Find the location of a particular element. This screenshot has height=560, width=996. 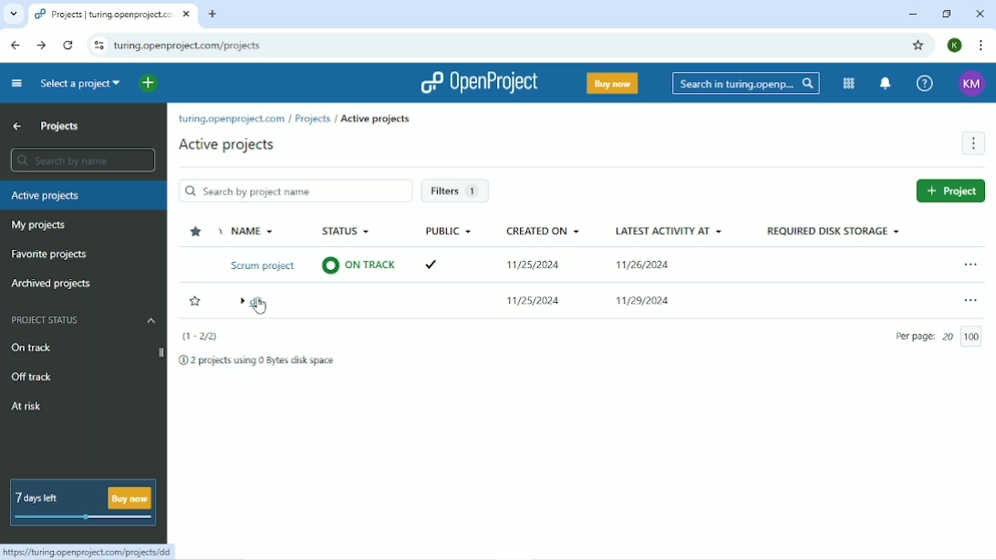

Open menu is located at coordinates (968, 263).